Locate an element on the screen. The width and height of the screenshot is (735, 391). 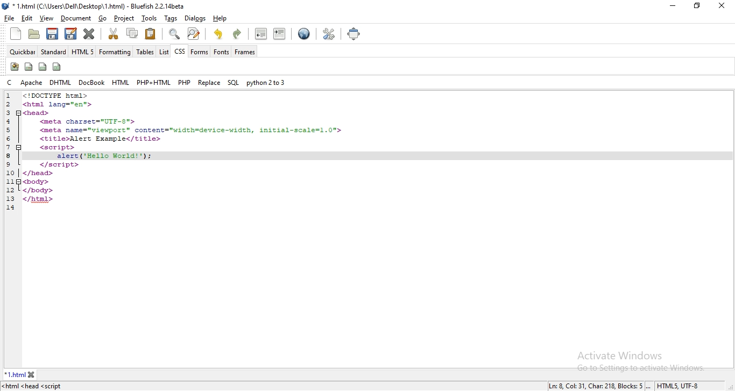
close is located at coordinates (32, 375).